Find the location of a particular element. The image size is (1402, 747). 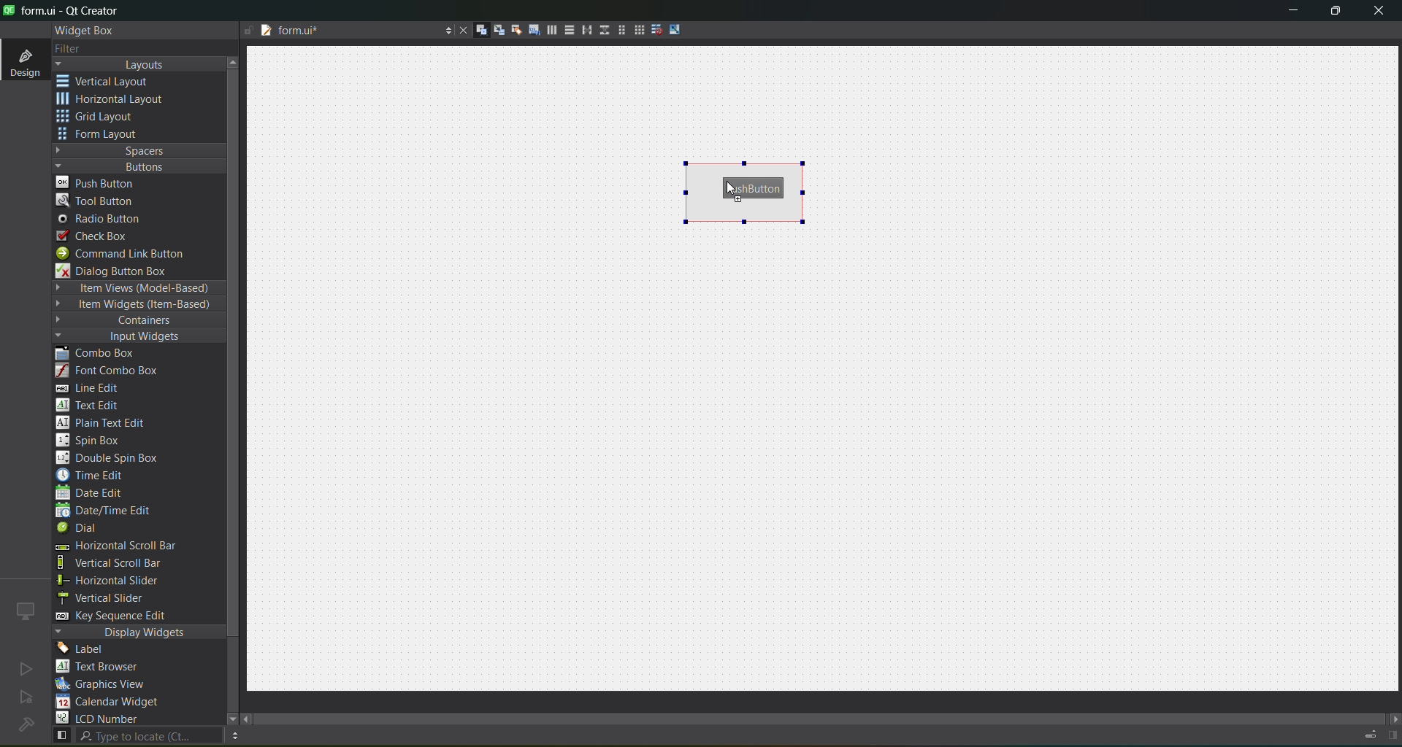

dial is located at coordinates (82, 530).